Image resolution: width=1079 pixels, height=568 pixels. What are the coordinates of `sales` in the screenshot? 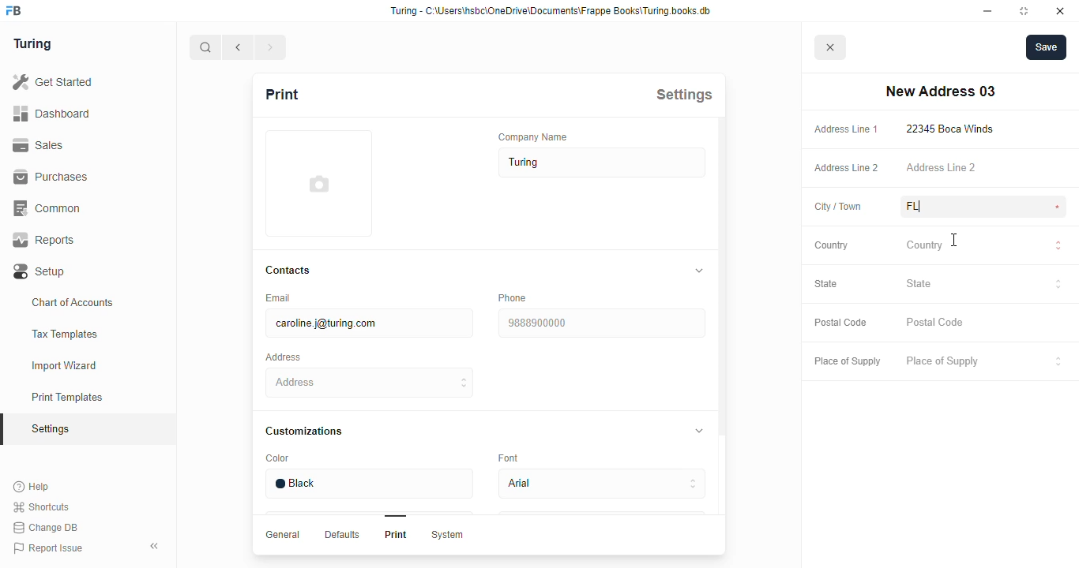 It's located at (41, 145).